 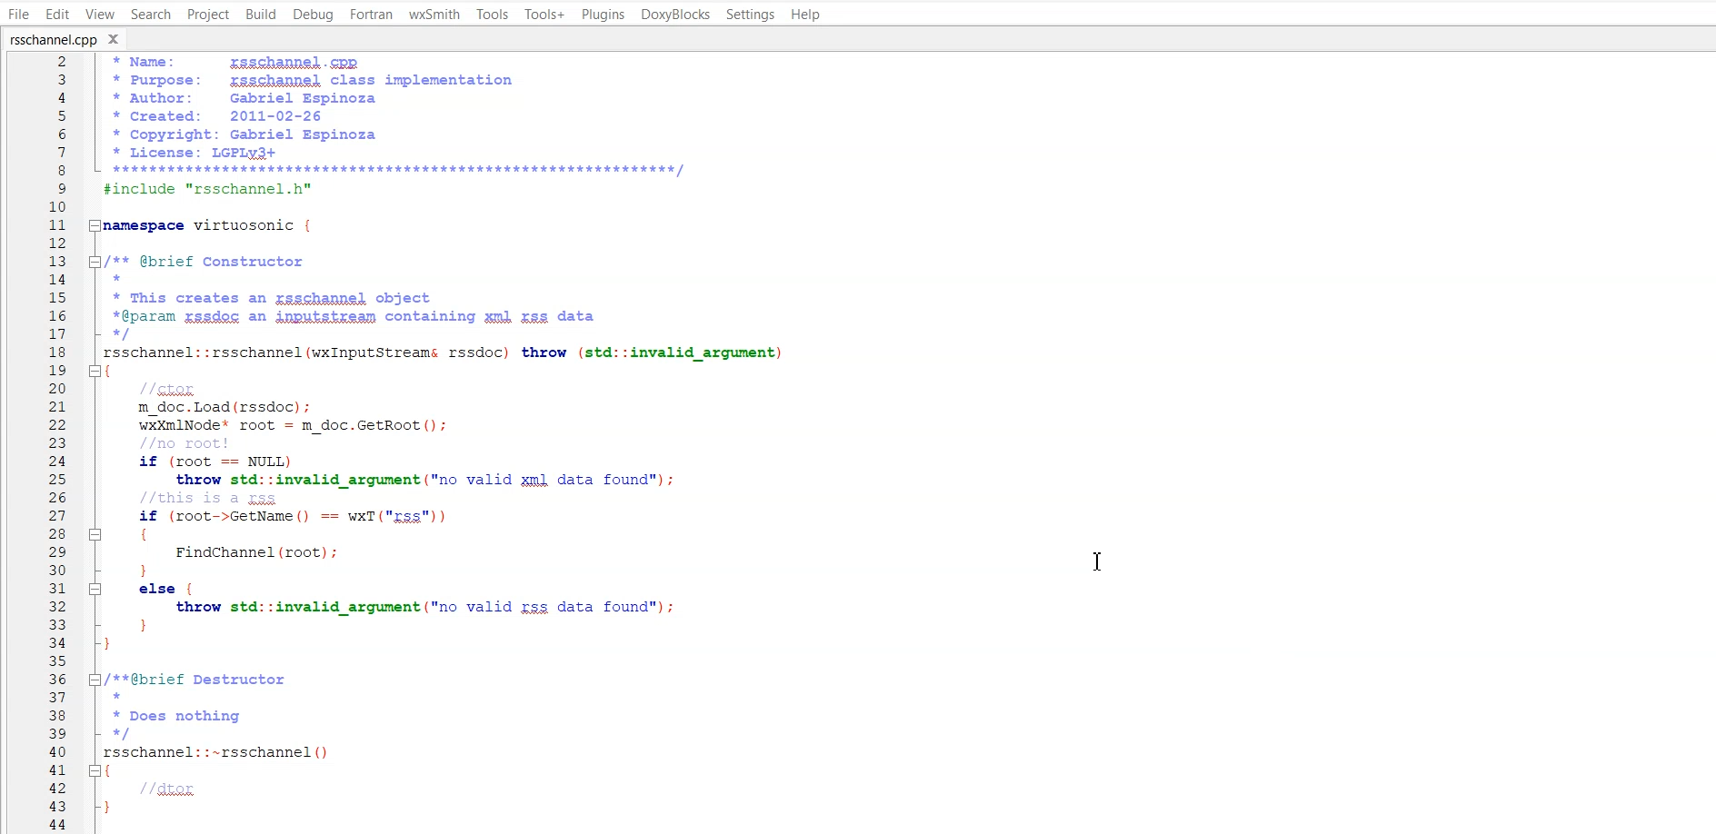 What do you see at coordinates (56, 14) in the screenshot?
I see `Edit` at bounding box center [56, 14].